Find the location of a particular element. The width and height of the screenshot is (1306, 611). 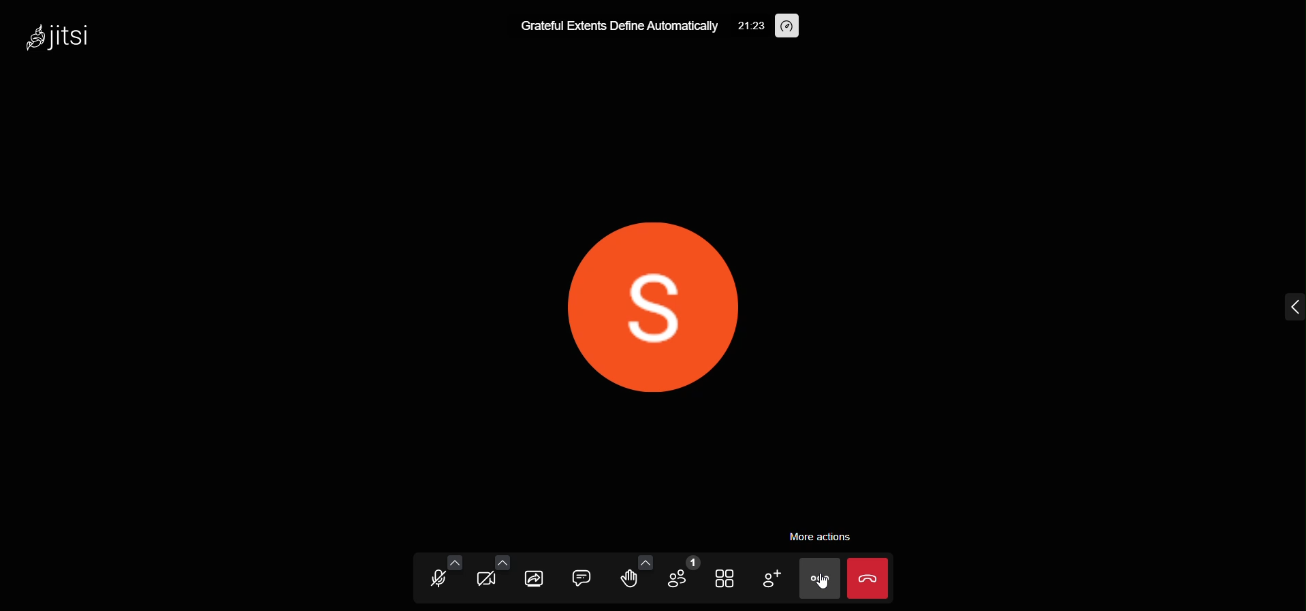

more is located at coordinates (819, 579).